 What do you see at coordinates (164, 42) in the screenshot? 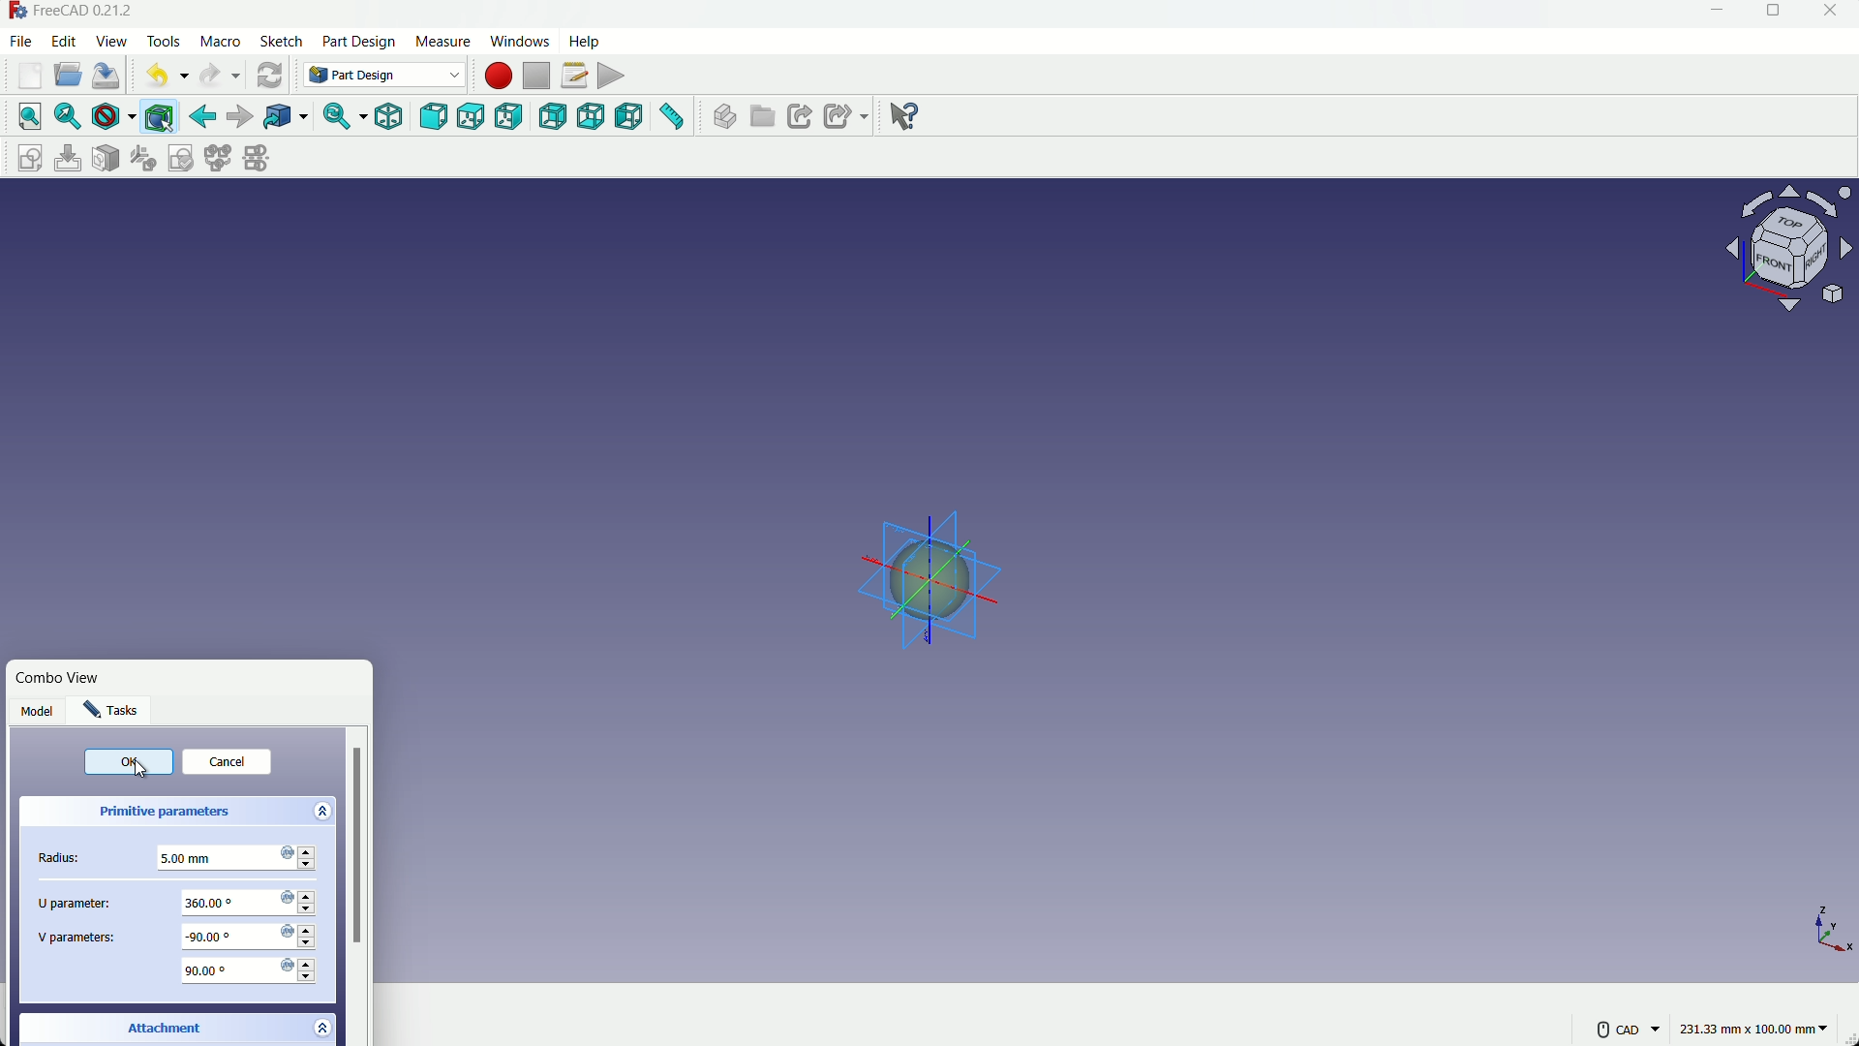
I see `tools` at bounding box center [164, 42].